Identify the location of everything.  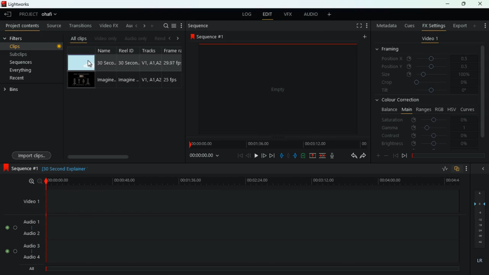
(27, 70).